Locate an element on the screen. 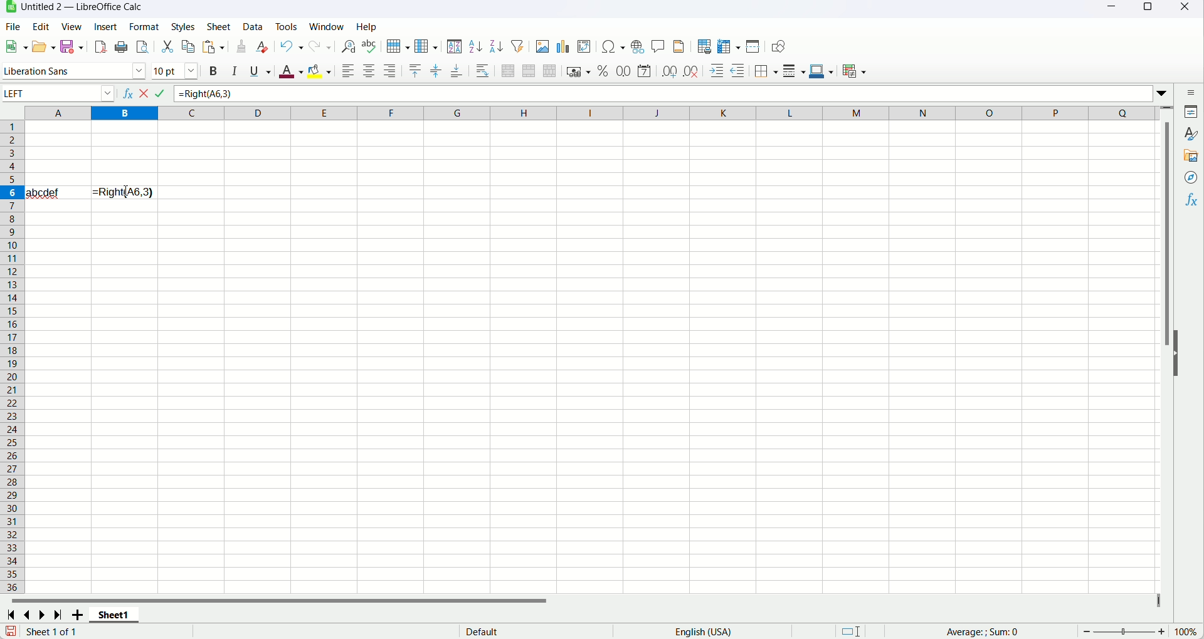 The width and height of the screenshot is (1204, 639). redo is located at coordinates (320, 47).